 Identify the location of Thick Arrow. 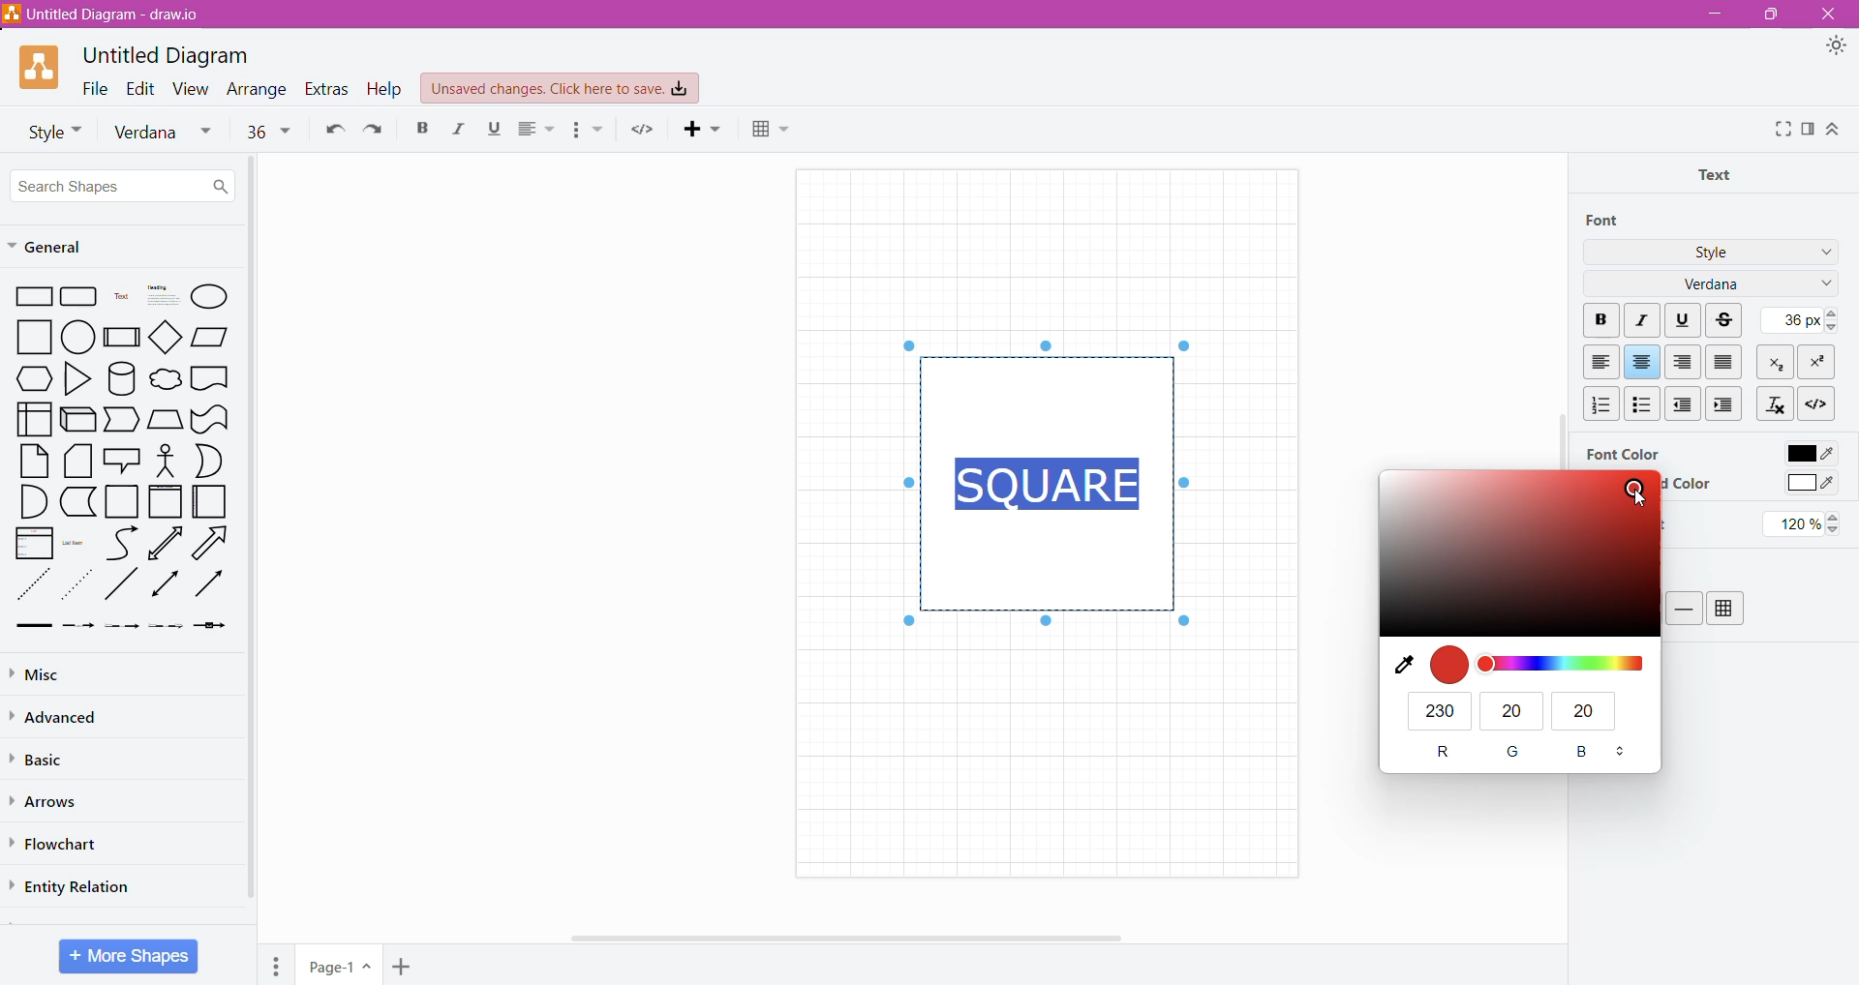
(28, 626).